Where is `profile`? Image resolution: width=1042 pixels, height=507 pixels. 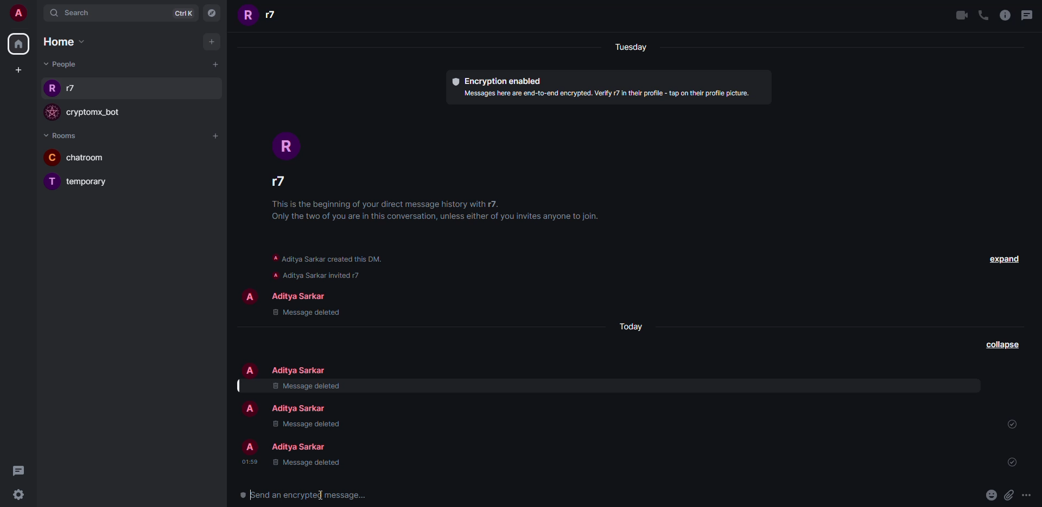
profile is located at coordinates (52, 113).